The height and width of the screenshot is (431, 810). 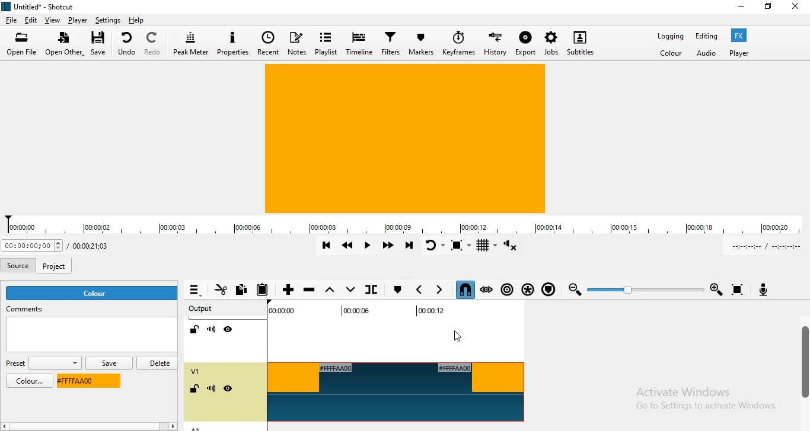 What do you see at coordinates (91, 337) in the screenshot?
I see `empty box` at bounding box center [91, 337].